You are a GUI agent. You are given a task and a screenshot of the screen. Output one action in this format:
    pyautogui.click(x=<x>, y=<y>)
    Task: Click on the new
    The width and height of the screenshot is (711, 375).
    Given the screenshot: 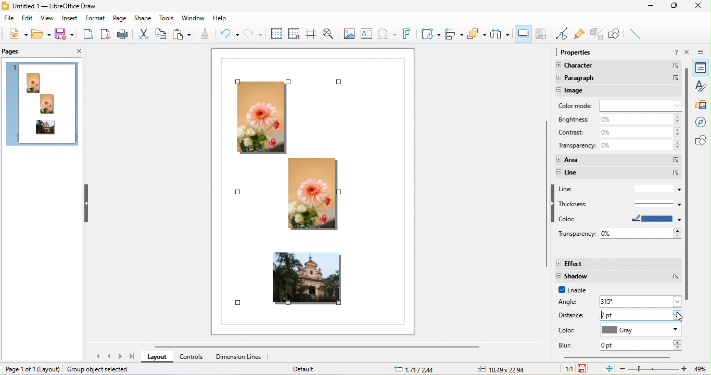 What is the action you would take?
    pyautogui.click(x=16, y=35)
    